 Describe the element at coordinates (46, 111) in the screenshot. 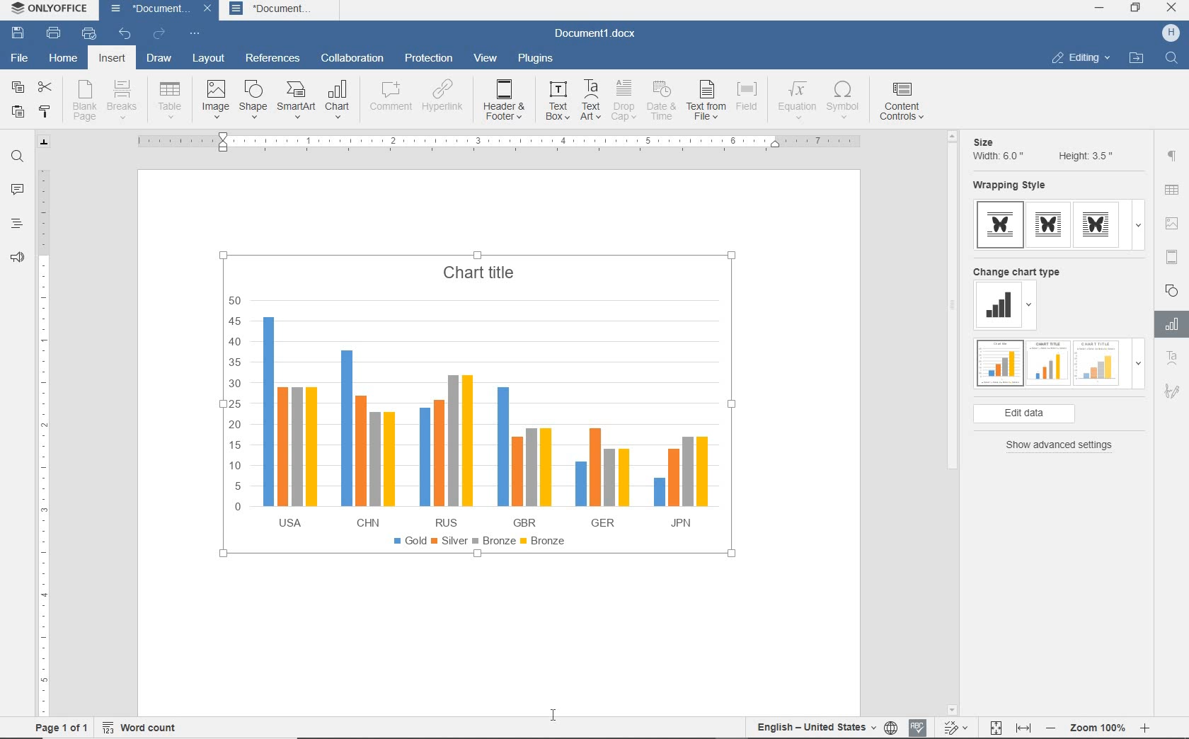

I see `copy style` at that location.